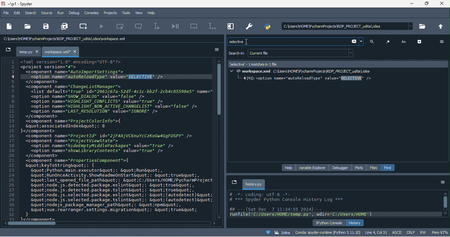  What do you see at coordinates (29, 52) in the screenshot?
I see `temp.py tab` at bounding box center [29, 52].